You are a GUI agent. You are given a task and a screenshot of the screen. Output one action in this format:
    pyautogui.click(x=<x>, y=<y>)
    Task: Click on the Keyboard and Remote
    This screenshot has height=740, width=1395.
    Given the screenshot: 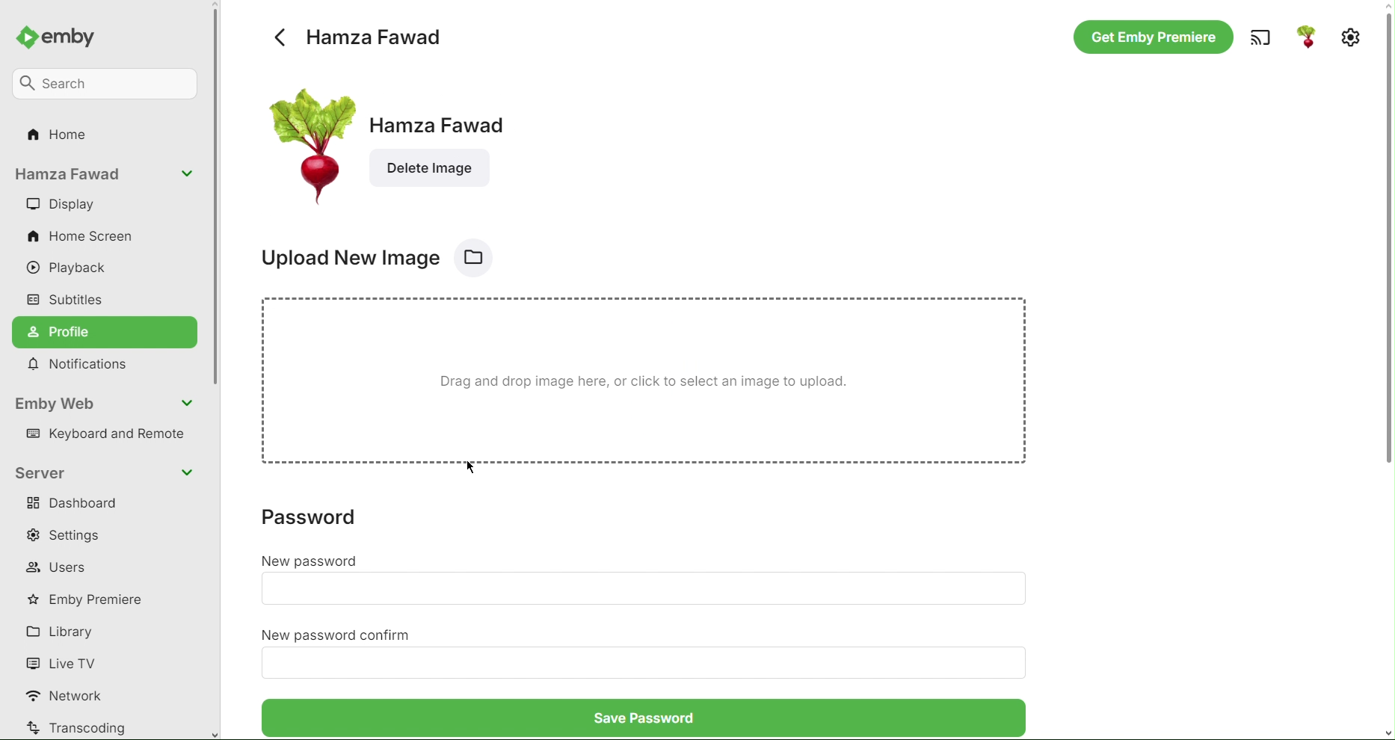 What is the action you would take?
    pyautogui.click(x=110, y=436)
    